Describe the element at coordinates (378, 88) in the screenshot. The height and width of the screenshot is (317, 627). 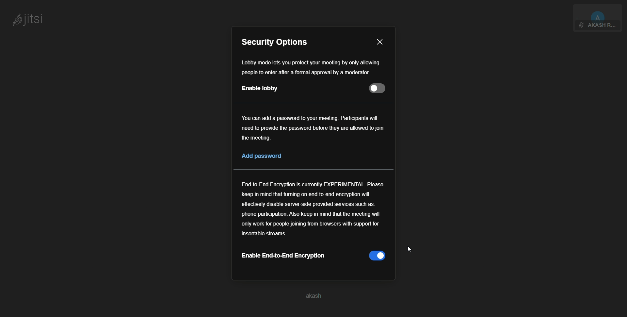
I see `toggle switch` at that location.